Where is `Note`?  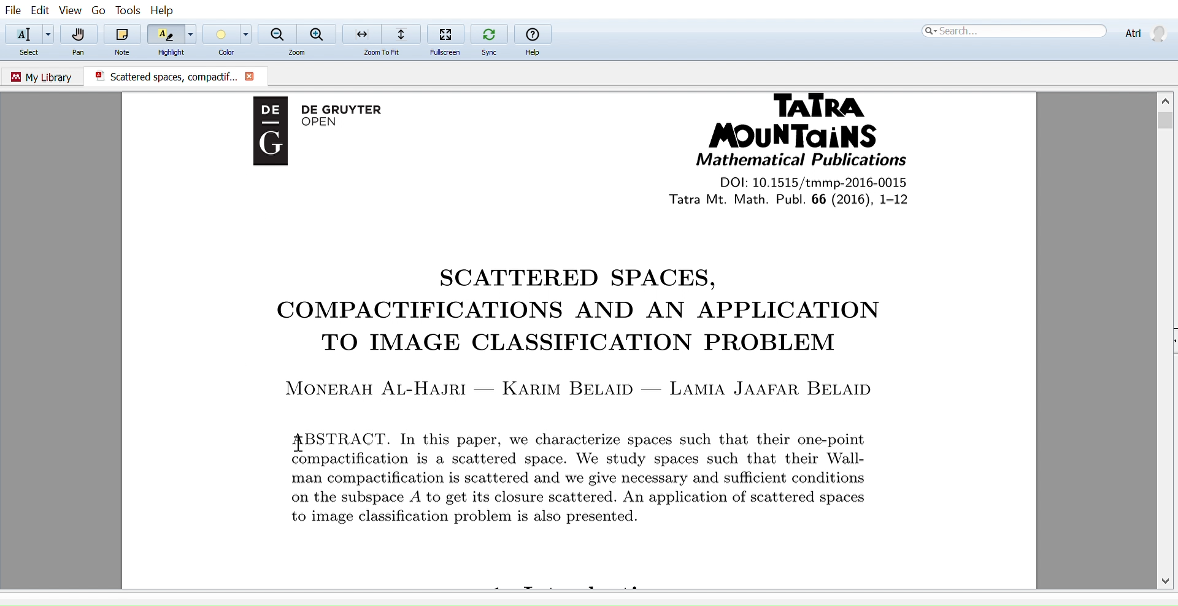
Note is located at coordinates (125, 51).